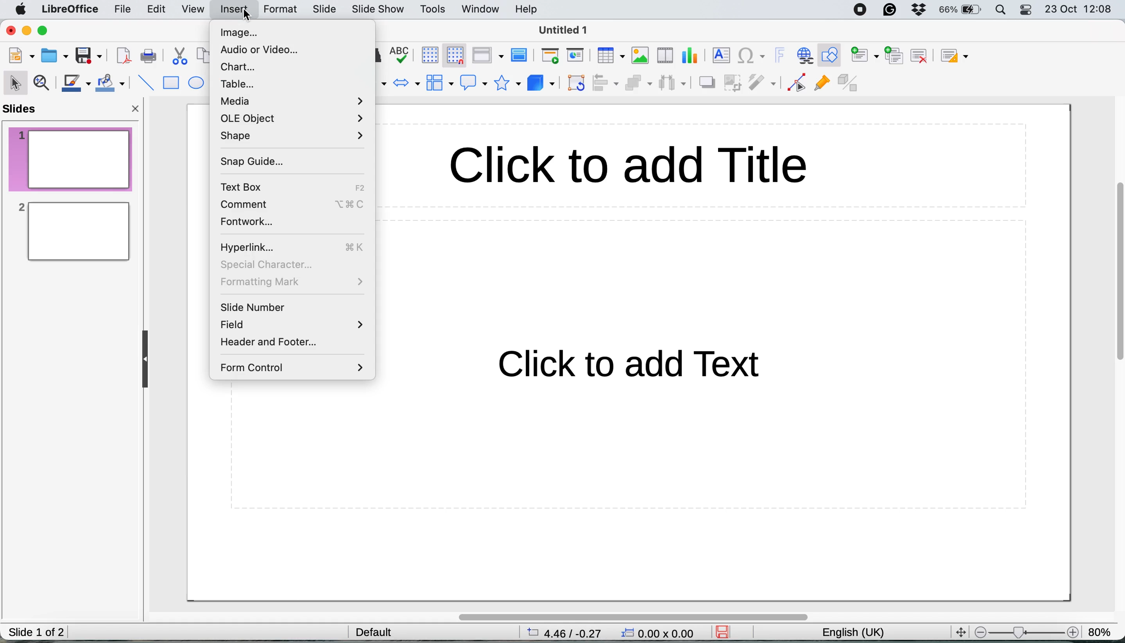 The height and width of the screenshot is (643, 1125). What do you see at coordinates (606, 83) in the screenshot?
I see `align objects` at bounding box center [606, 83].